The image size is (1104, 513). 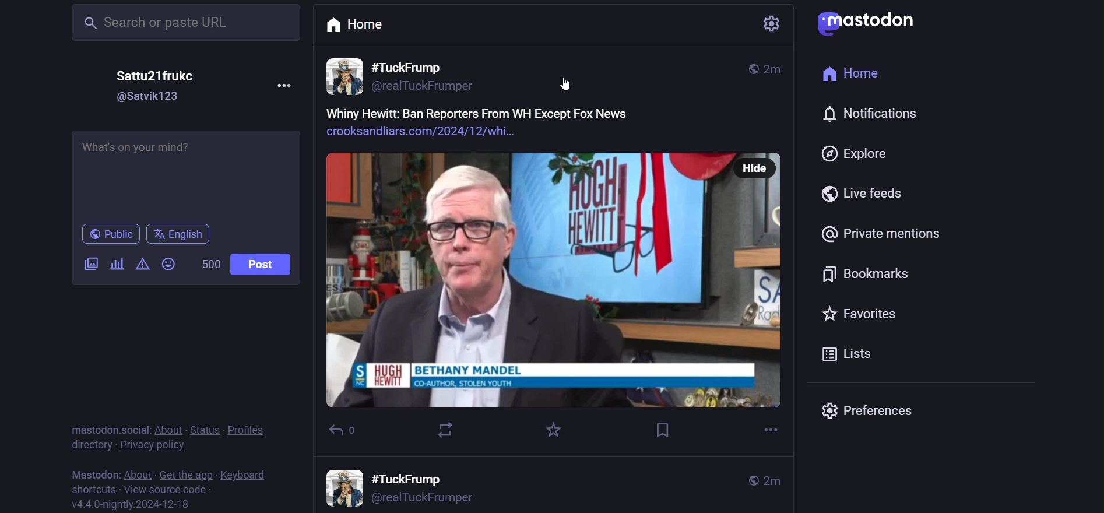 What do you see at coordinates (89, 263) in the screenshot?
I see `image/video` at bounding box center [89, 263].